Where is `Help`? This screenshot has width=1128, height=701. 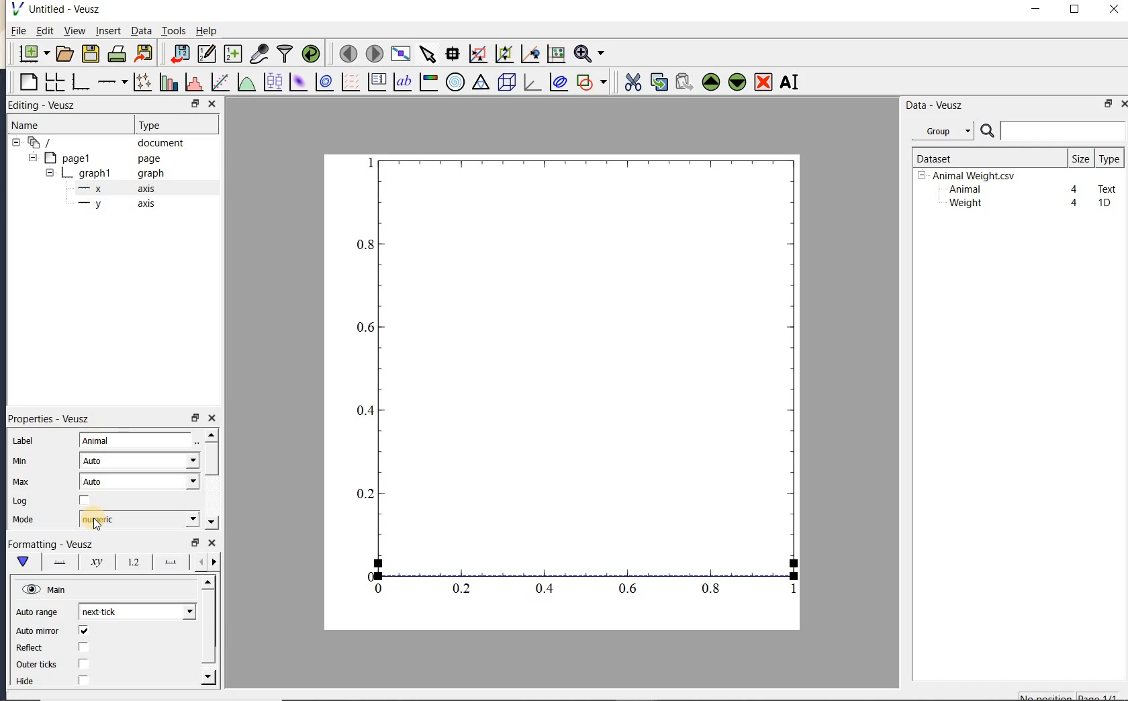
Help is located at coordinates (206, 31).